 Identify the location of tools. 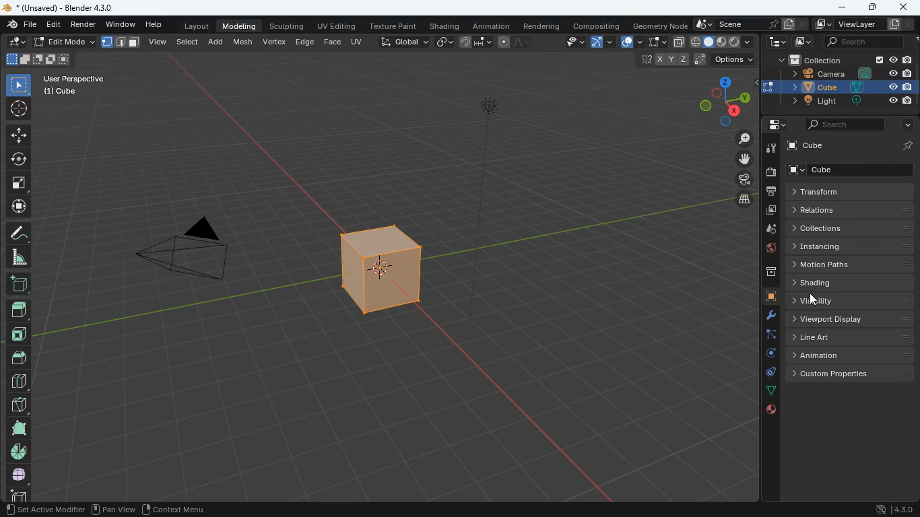
(764, 316).